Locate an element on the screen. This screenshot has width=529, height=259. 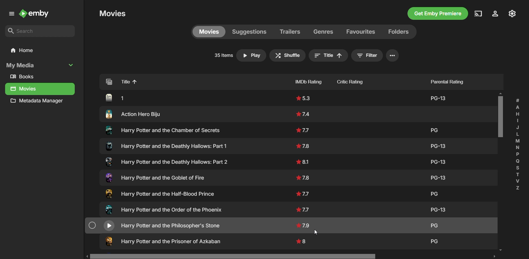
Application Name is located at coordinates (36, 14).